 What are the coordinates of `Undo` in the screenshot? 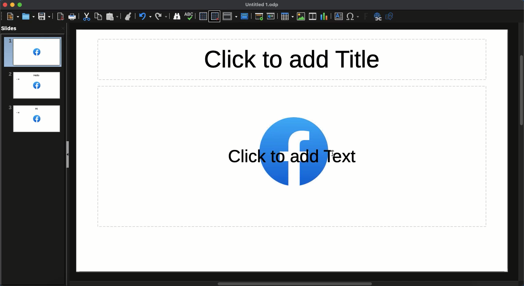 It's located at (145, 16).